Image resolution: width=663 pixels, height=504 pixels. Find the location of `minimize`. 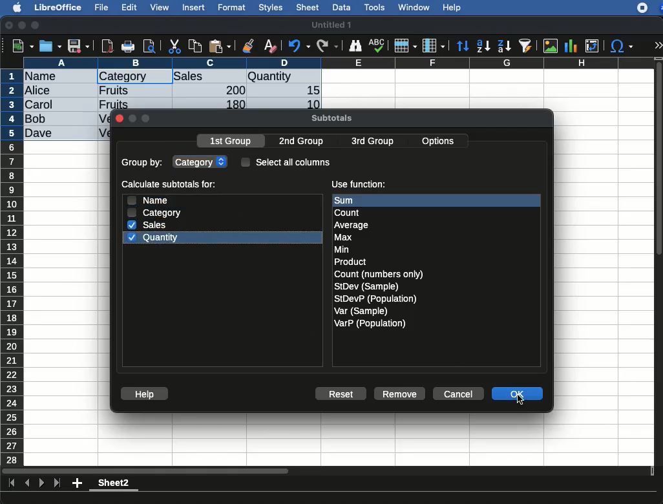

minimize is located at coordinates (23, 25).